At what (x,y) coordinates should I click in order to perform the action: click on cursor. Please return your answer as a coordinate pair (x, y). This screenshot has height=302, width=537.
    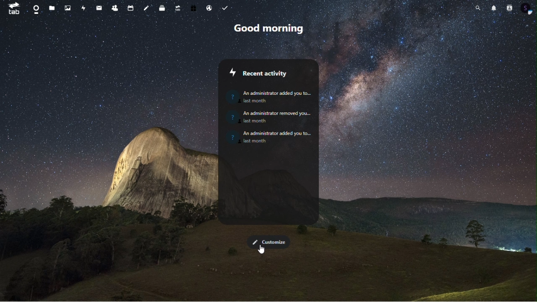
    Looking at the image, I should click on (262, 250).